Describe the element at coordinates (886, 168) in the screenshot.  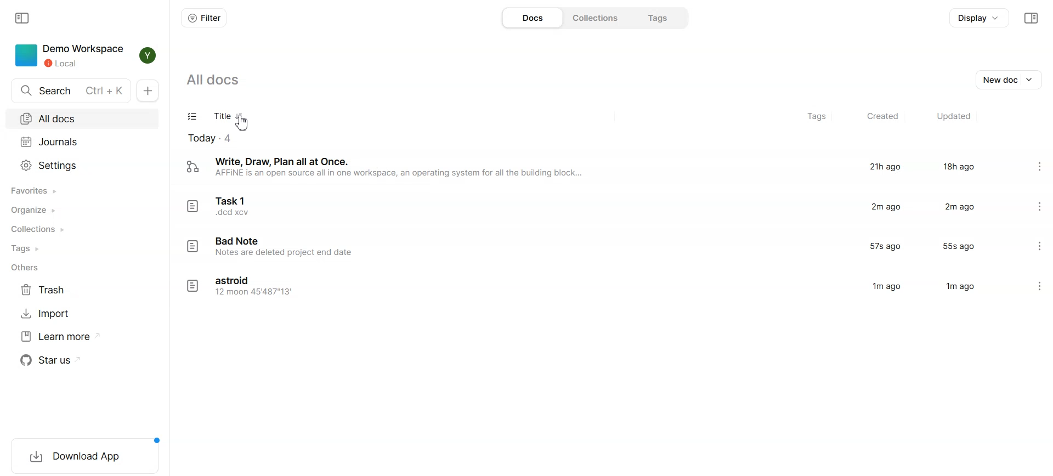
I see `21h ago` at that location.